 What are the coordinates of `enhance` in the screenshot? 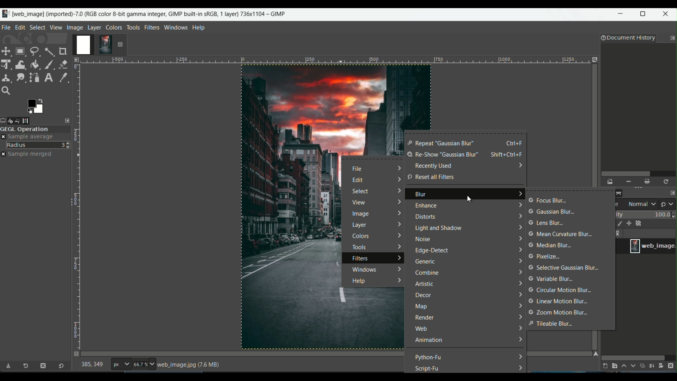 It's located at (425, 206).